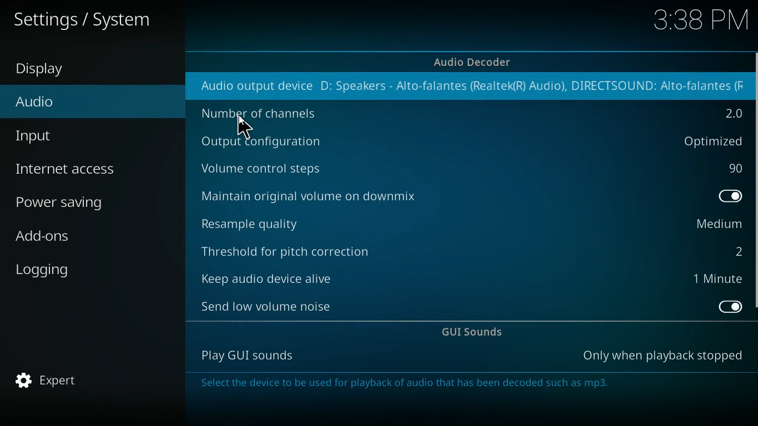 Image resolution: width=758 pixels, height=426 pixels. Describe the element at coordinates (416, 384) in the screenshot. I see `this category contains the setting for how audio output is handled` at that location.